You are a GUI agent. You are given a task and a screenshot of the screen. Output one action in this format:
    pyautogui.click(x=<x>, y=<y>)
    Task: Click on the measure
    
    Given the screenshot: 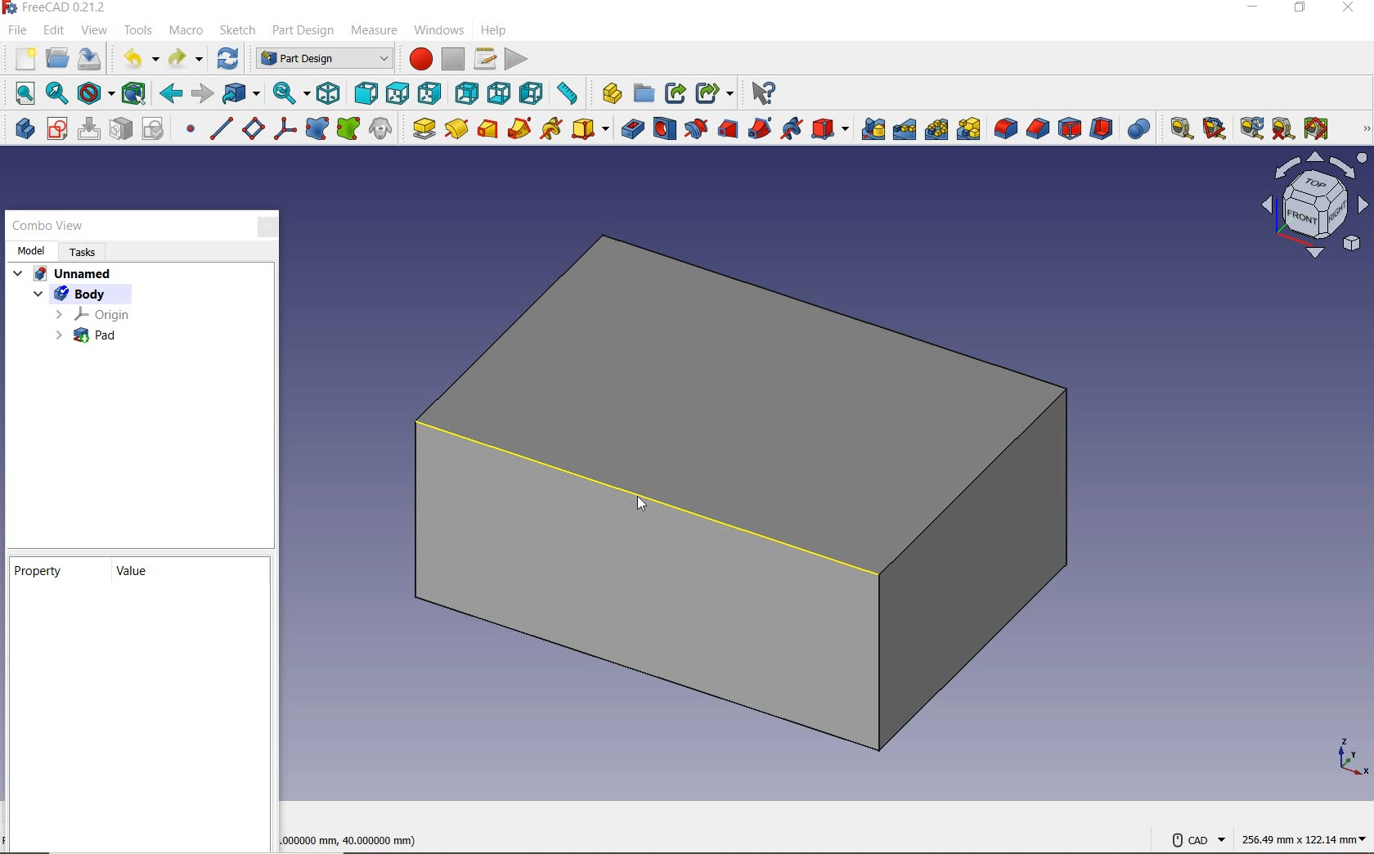 What is the action you would take?
    pyautogui.click(x=378, y=32)
    